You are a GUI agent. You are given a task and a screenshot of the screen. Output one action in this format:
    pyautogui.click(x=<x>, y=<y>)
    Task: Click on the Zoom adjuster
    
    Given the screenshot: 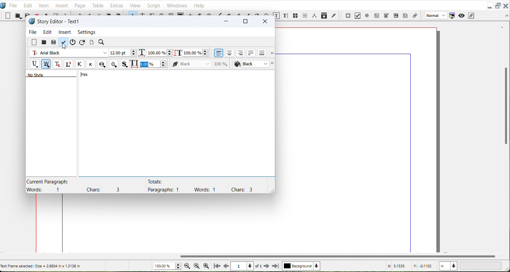 What is the action you would take?
    pyautogui.click(x=167, y=266)
    